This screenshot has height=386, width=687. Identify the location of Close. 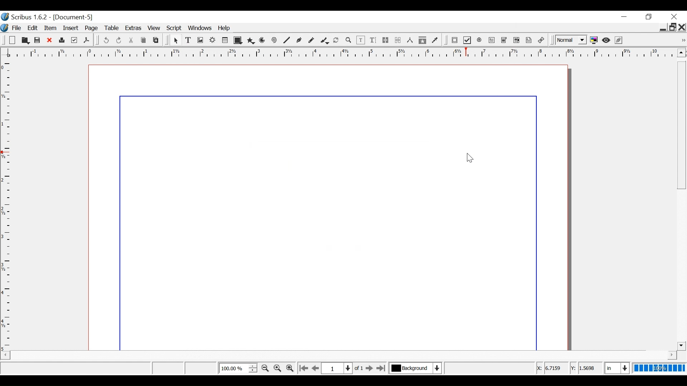
(674, 16).